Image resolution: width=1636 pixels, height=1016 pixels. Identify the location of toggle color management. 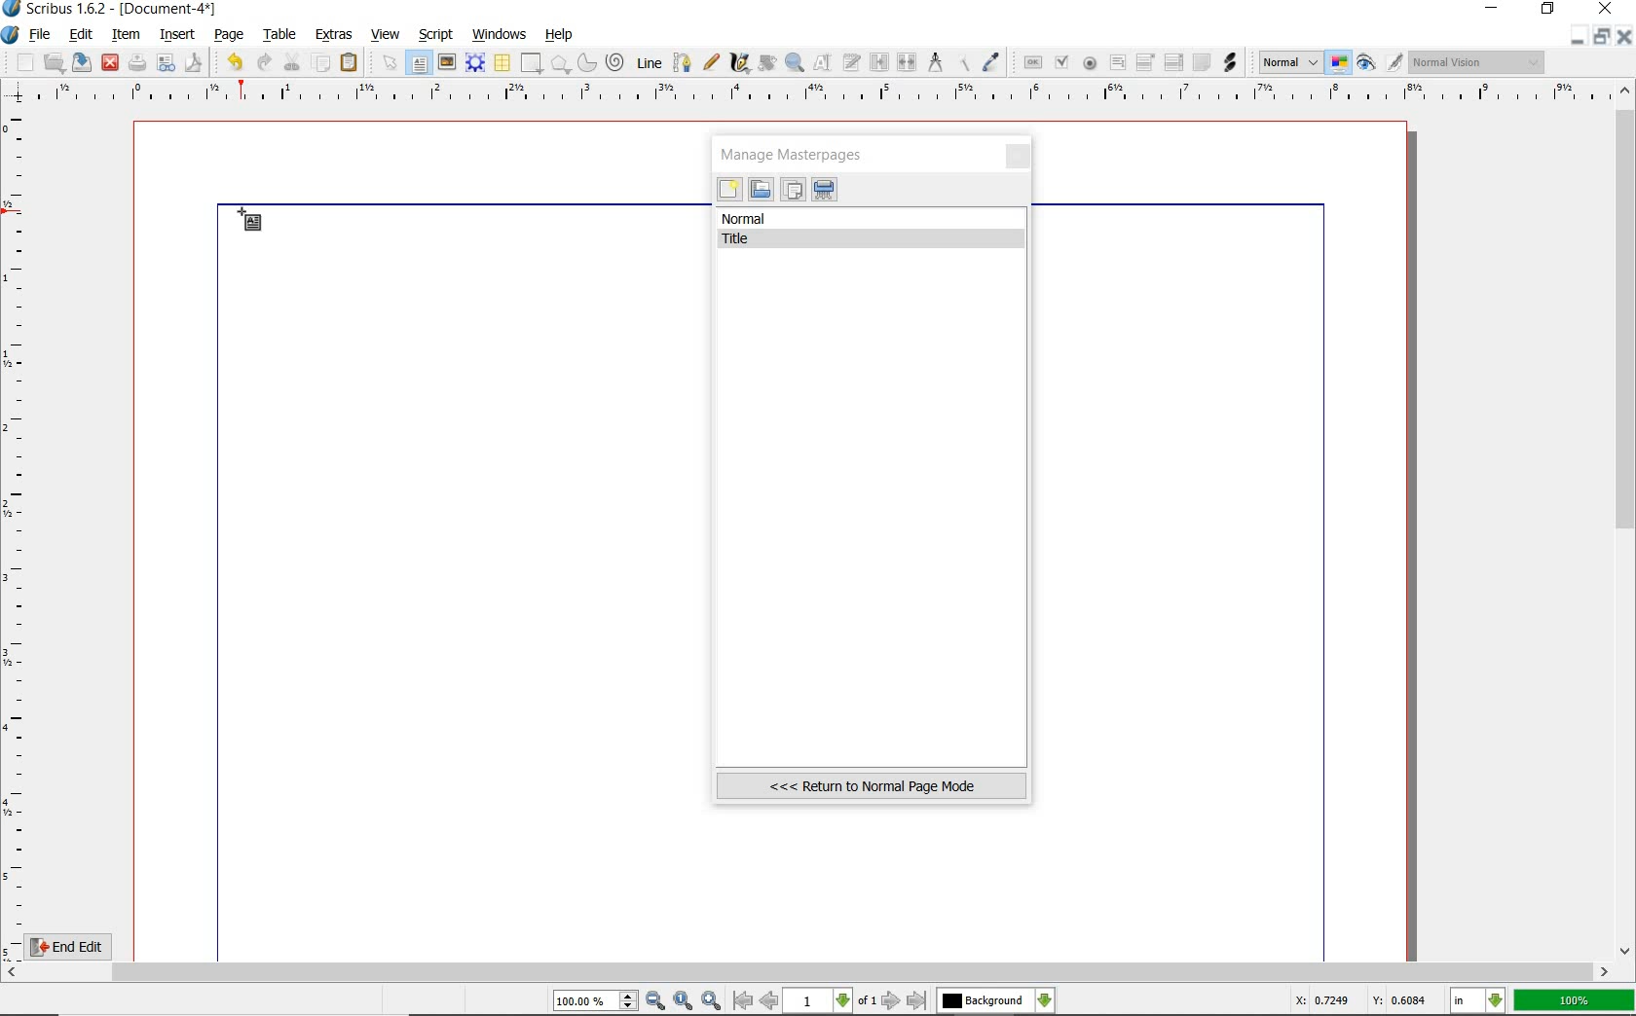
(1340, 64).